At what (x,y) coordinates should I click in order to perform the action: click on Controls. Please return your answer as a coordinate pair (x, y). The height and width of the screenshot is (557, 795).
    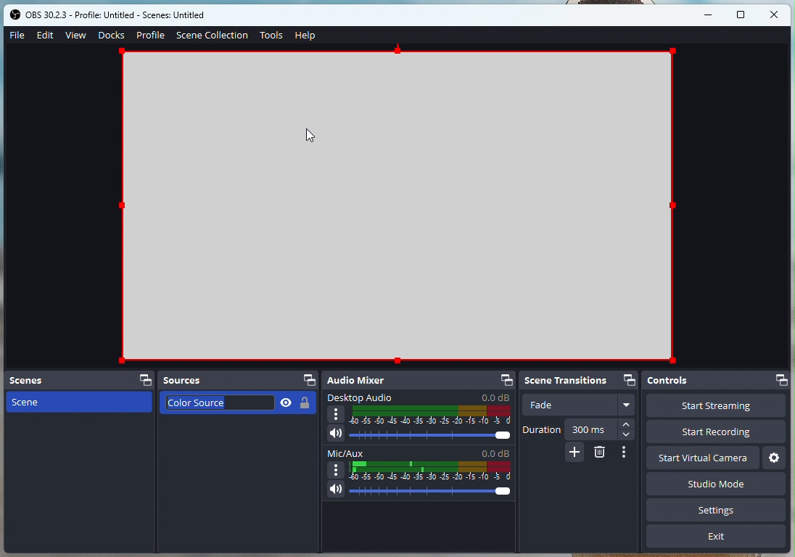
    Looking at the image, I should click on (717, 382).